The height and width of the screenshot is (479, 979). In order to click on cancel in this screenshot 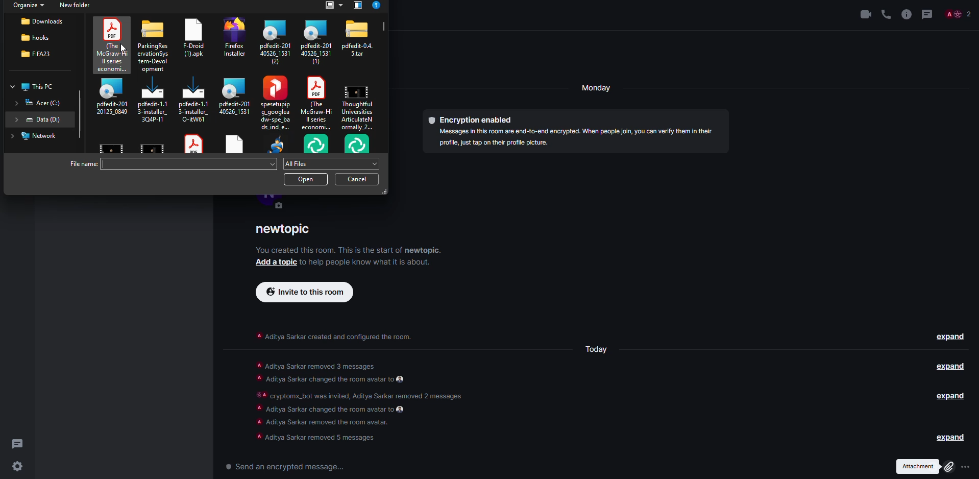, I will do `click(358, 179)`.